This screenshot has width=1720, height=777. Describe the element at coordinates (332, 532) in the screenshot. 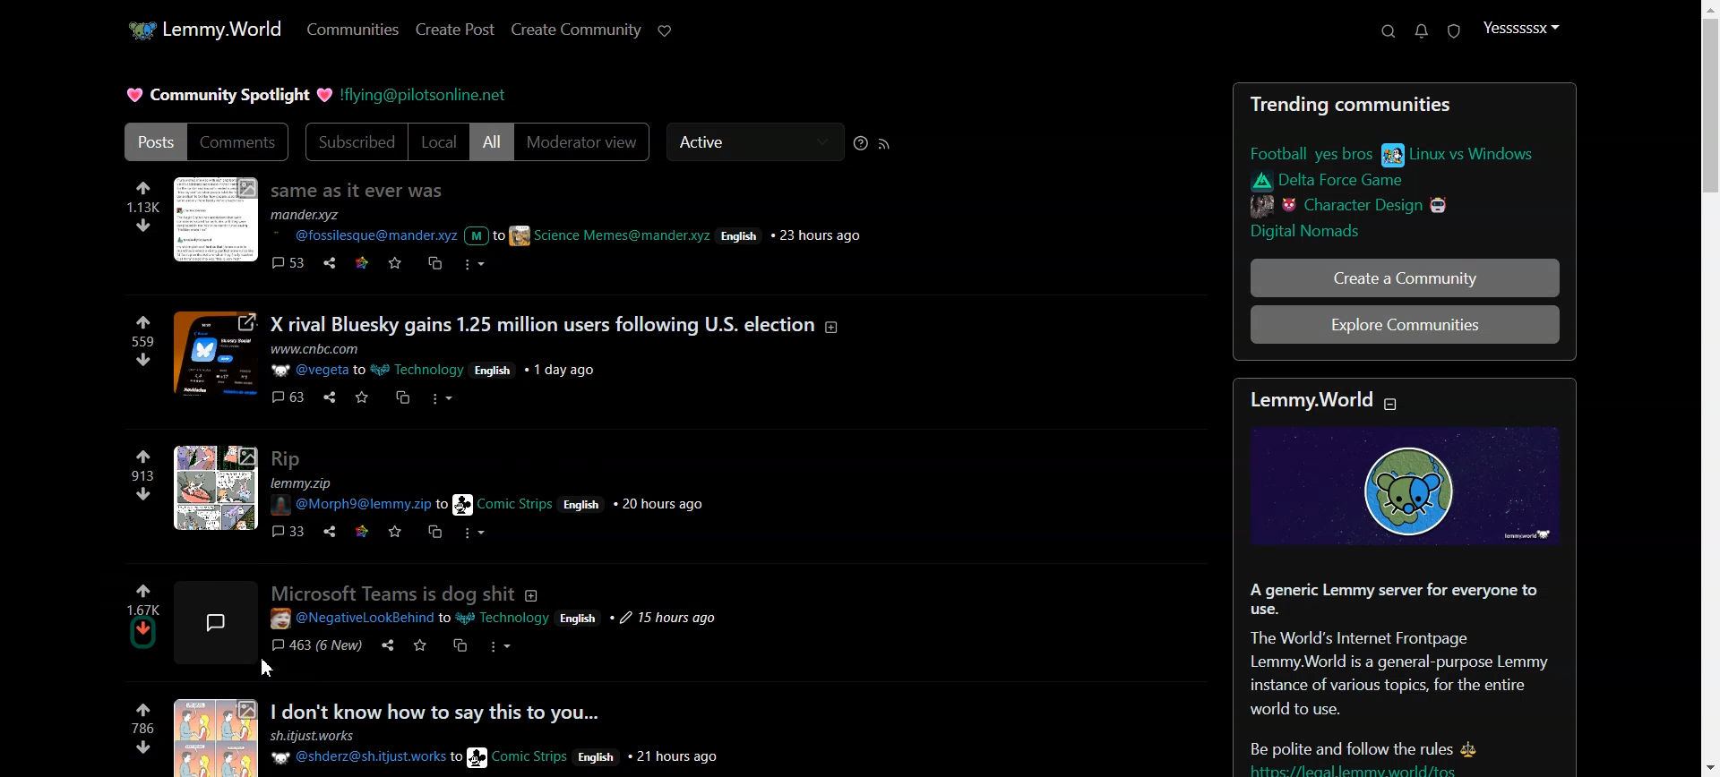

I see `share` at that location.